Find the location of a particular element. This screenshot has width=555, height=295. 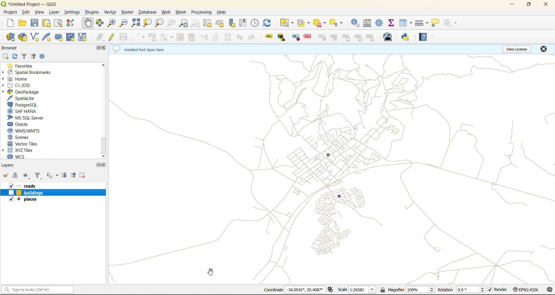

Show/Hide Label is located at coordinates (333, 37).